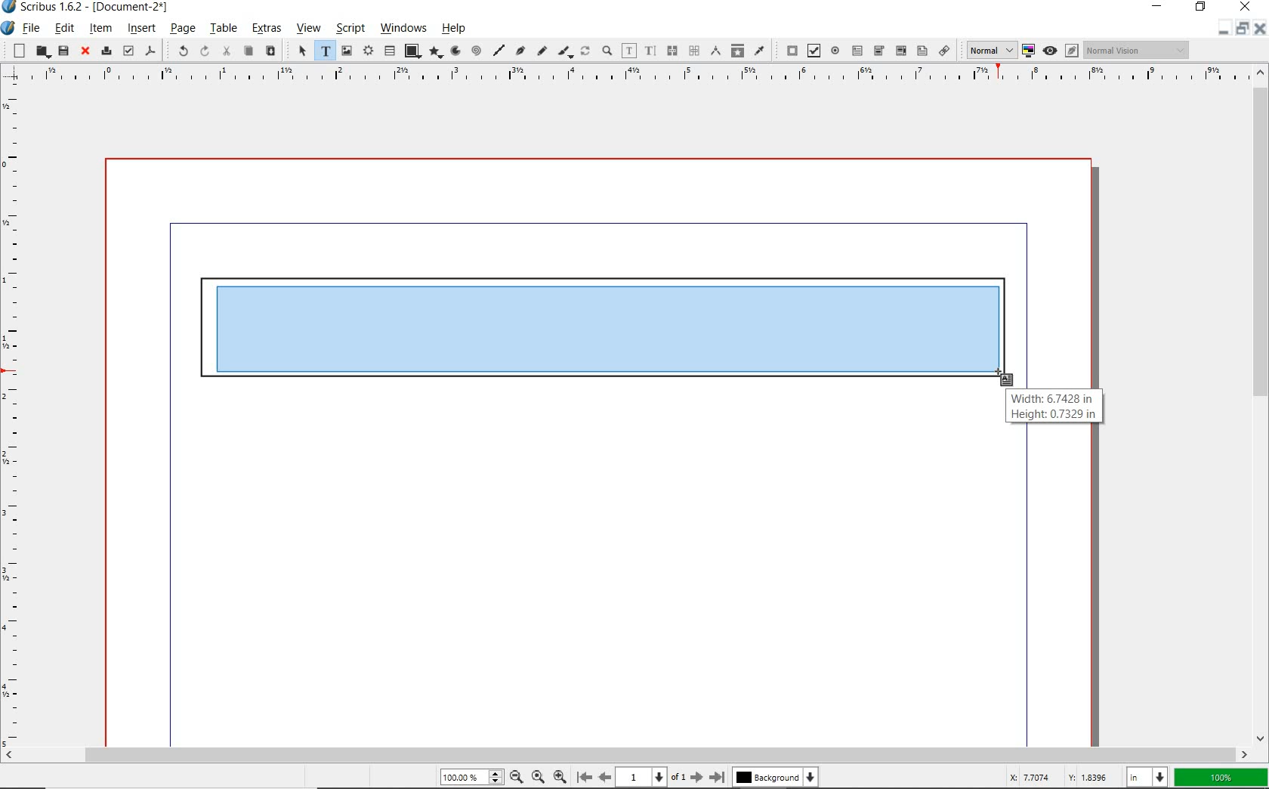 This screenshot has width=1269, height=789. What do you see at coordinates (1261, 29) in the screenshot?
I see `close` at bounding box center [1261, 29].